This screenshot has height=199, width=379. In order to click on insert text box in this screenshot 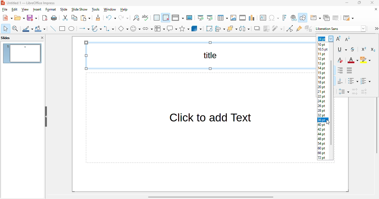, I will do `click(262, 18)`.